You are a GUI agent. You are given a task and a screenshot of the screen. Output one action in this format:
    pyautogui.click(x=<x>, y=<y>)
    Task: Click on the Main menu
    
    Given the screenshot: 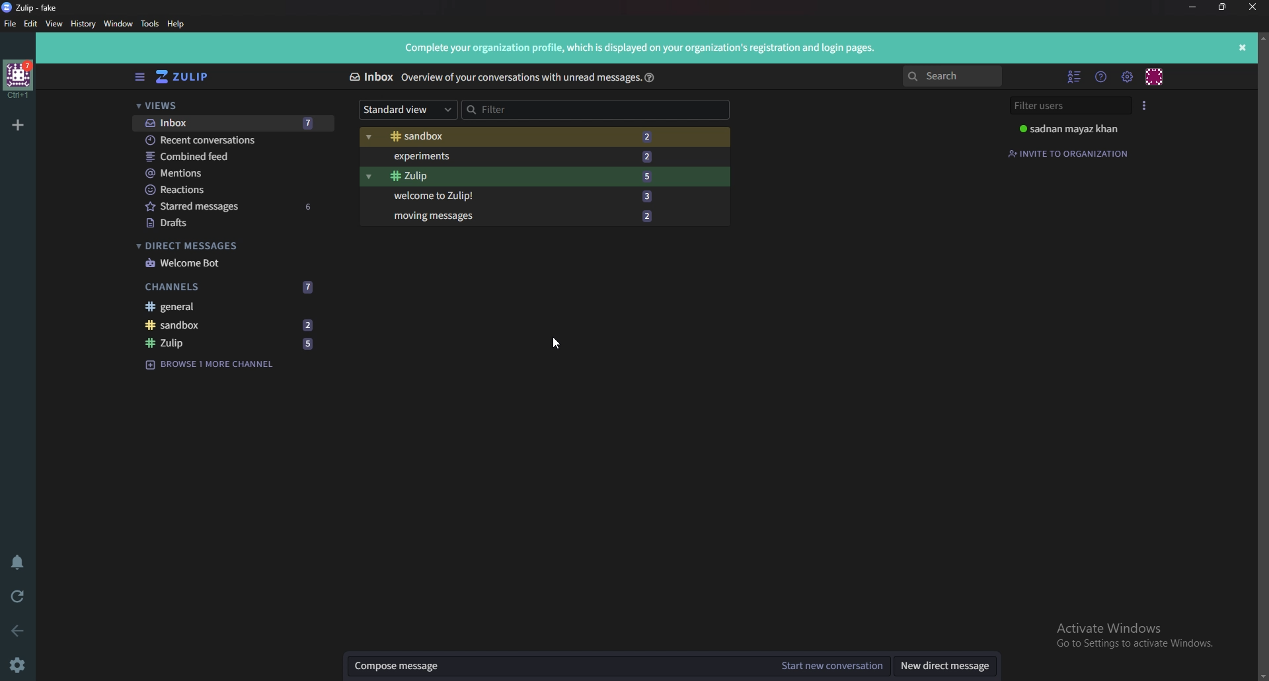 What is the action you would take?
    pyautogui.click(x=1126, y=76)
    